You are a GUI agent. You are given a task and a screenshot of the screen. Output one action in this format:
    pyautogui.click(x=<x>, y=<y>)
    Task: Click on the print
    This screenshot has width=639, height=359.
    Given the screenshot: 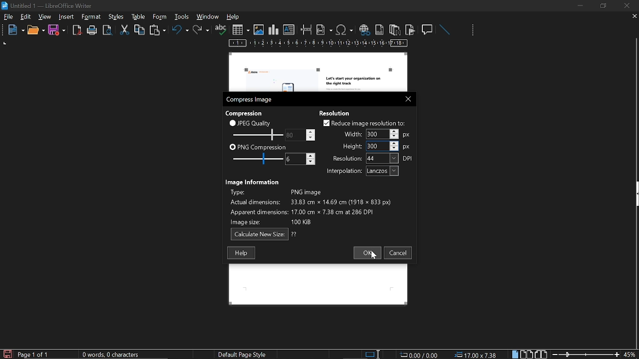 What is the action you would take?
    pyautogui.click(x=92, y=30)
    